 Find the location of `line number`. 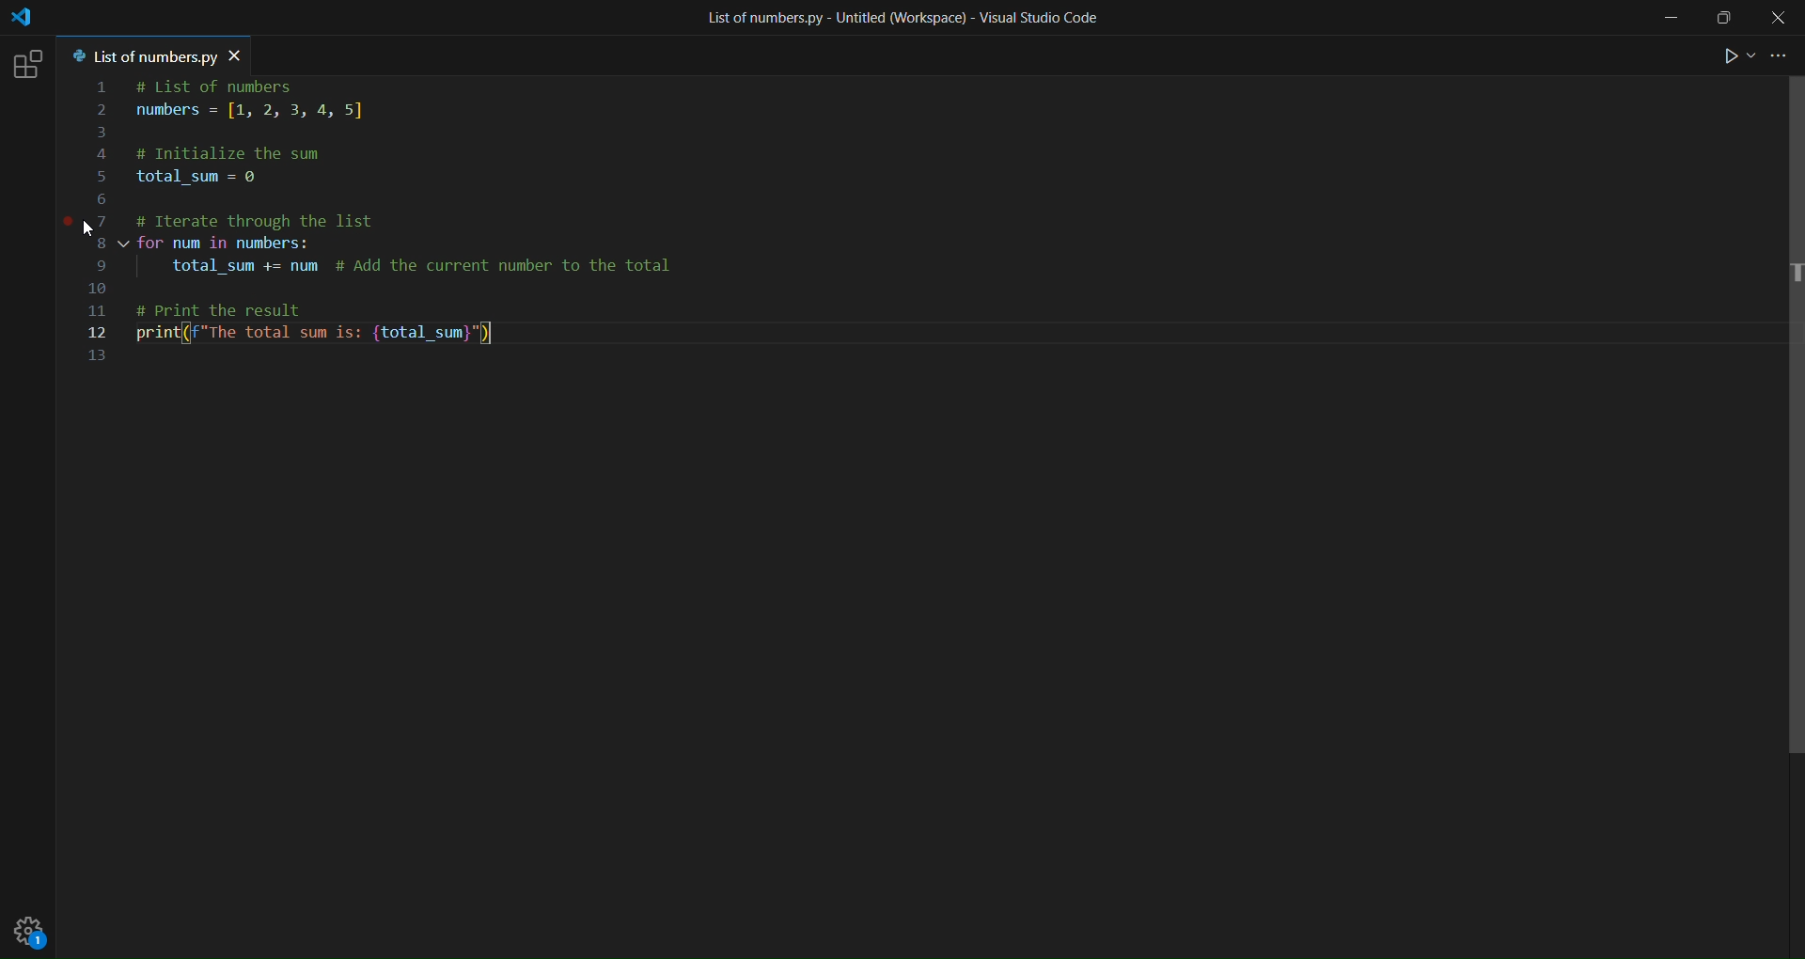

line number is located at coordinates (107, 225).